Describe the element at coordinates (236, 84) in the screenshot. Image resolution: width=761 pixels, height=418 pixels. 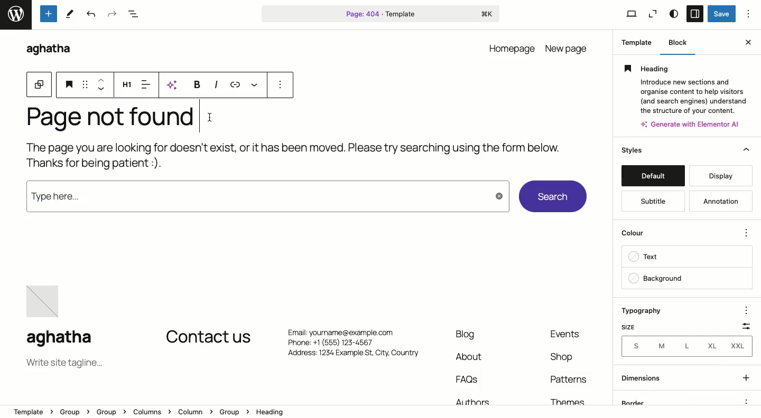
I see `Link` at that location.